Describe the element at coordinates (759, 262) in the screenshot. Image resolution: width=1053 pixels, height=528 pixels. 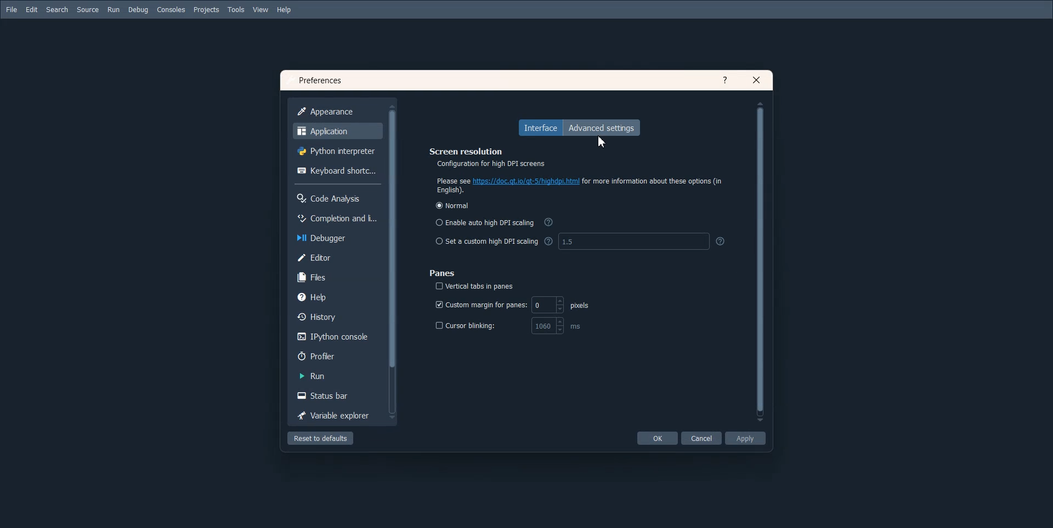
I see `Vertical scroll bar` at that location.